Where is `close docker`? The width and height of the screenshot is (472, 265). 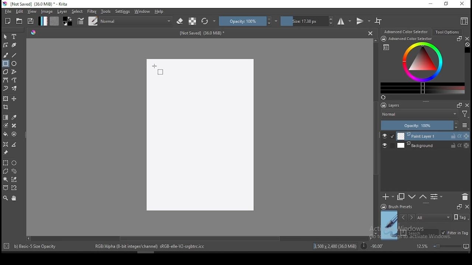
close docker is located at coordinates (467, 39).